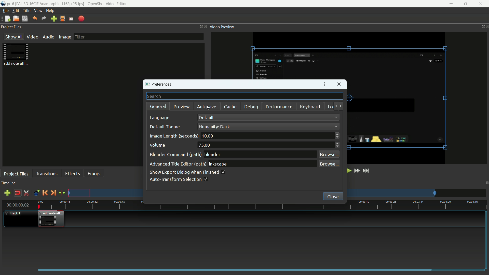  I want to click on 75.00, so click(206, 145).